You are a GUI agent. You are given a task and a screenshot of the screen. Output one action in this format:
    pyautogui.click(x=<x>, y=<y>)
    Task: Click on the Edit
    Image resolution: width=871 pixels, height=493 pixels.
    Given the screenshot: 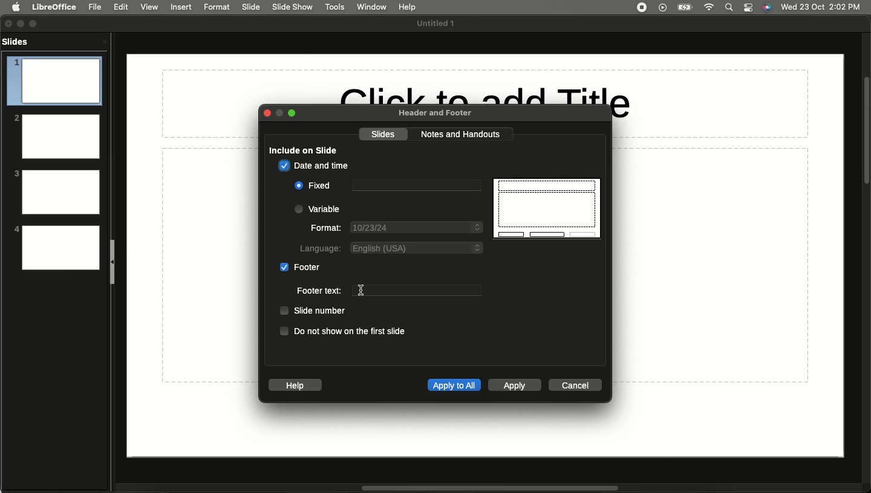 What is the action you would take?
    pyautogui.click(x=120, y=7)
    